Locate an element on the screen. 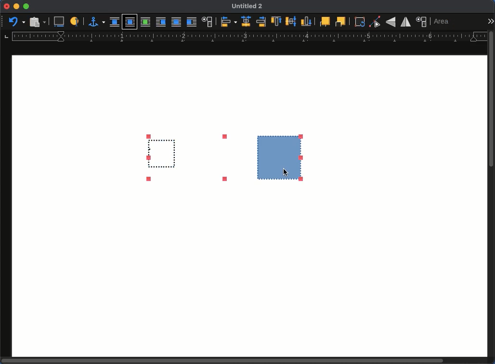 The width and height of the screenshot is (495, 364). minimize is located at coordinates (16, 6).